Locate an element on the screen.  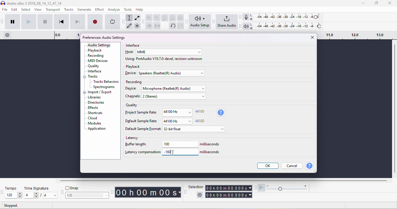
close is located at coordinates (312, 37).